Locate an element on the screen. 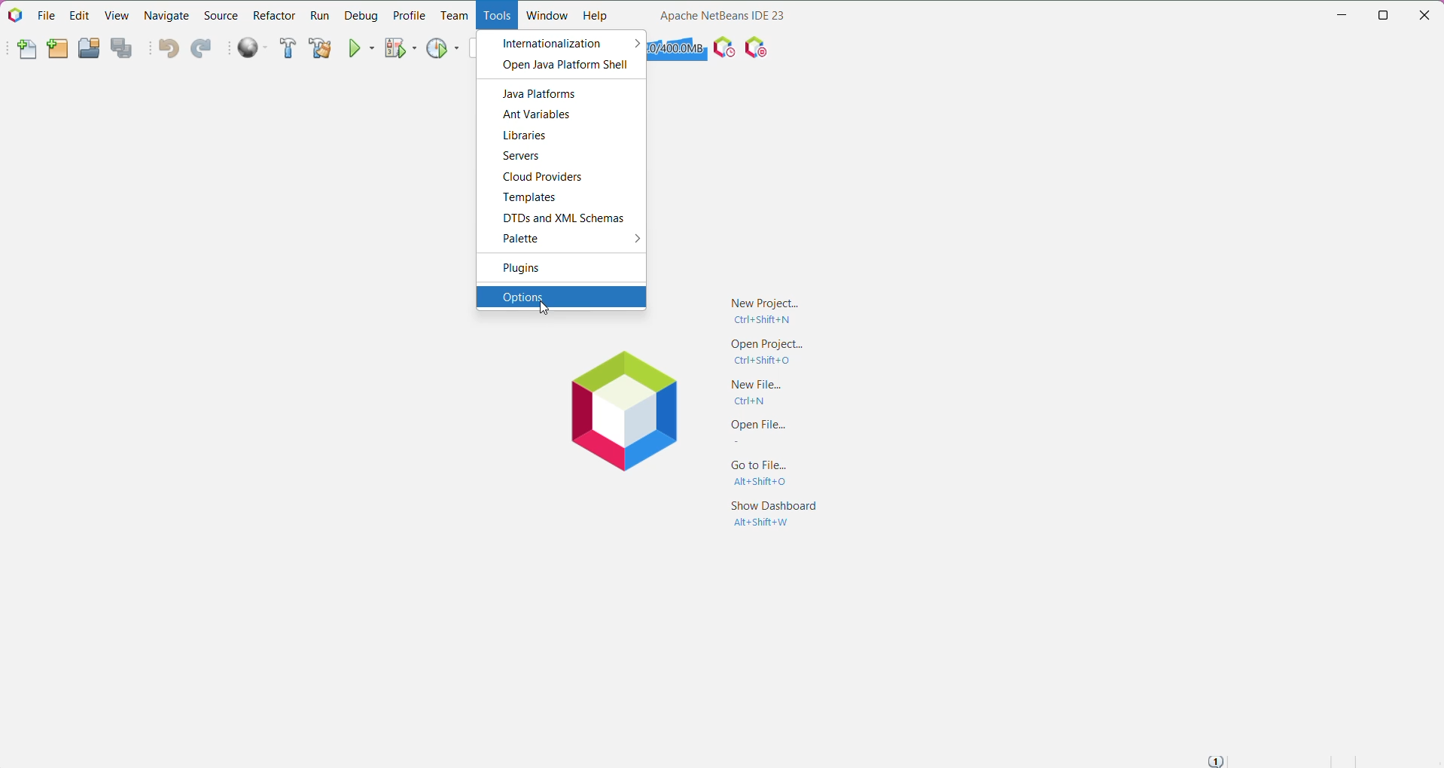 The image size is (1444, 768). Tools is located at coordinates (495, 16).